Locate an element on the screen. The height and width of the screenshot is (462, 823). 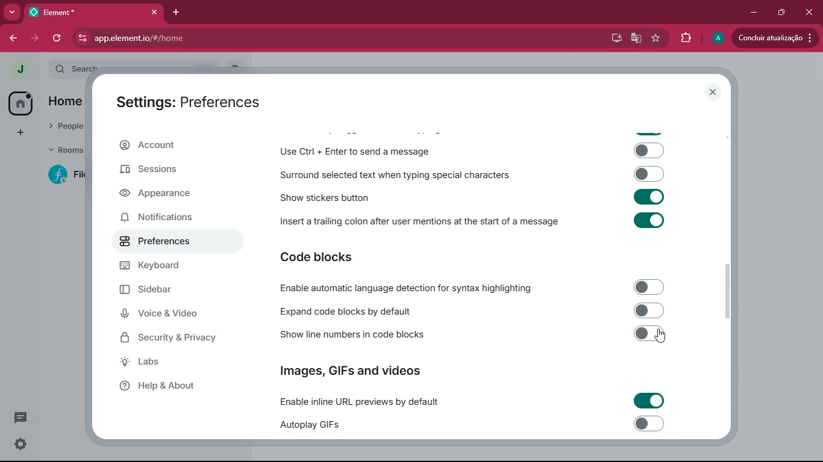
voice & video is located at coordinates (169, 315).